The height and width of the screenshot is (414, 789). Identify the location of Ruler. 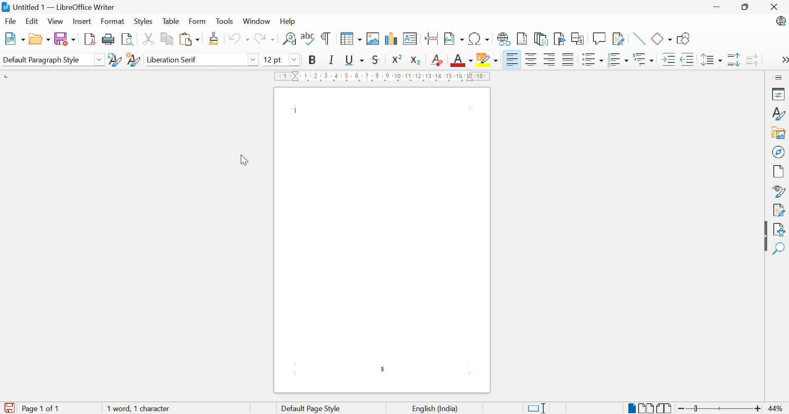
(383, 76).